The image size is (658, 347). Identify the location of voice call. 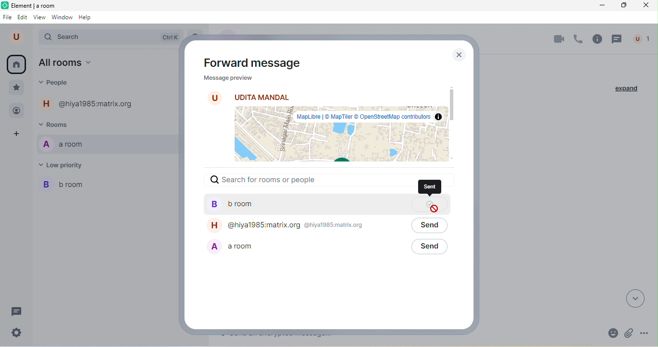
(579, 39).